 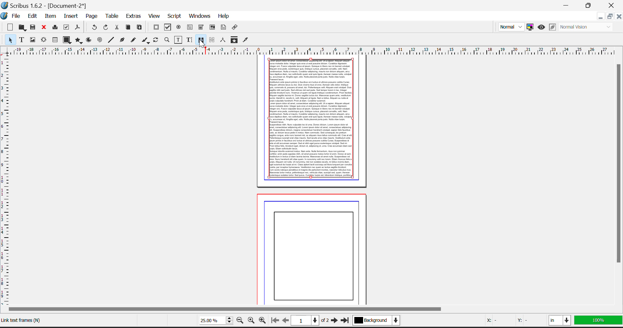 I want to click on Preview Mode, so click(x=541, y=27).